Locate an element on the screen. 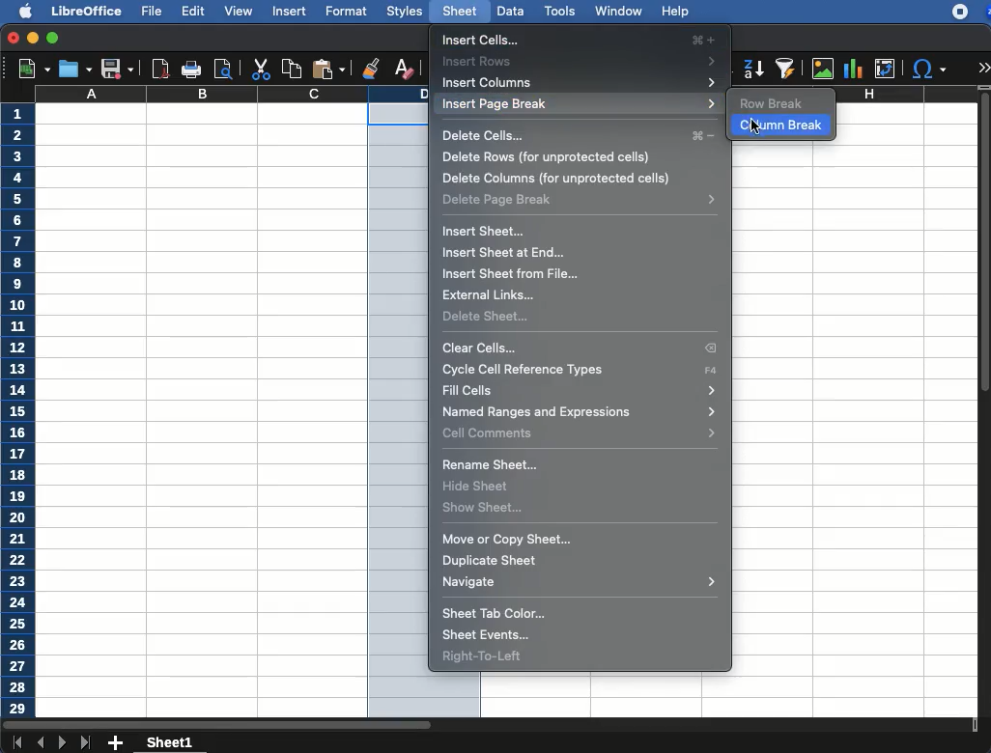 The width and height of the screenshot is (991, 753). close is located at coordinates (13, 38).